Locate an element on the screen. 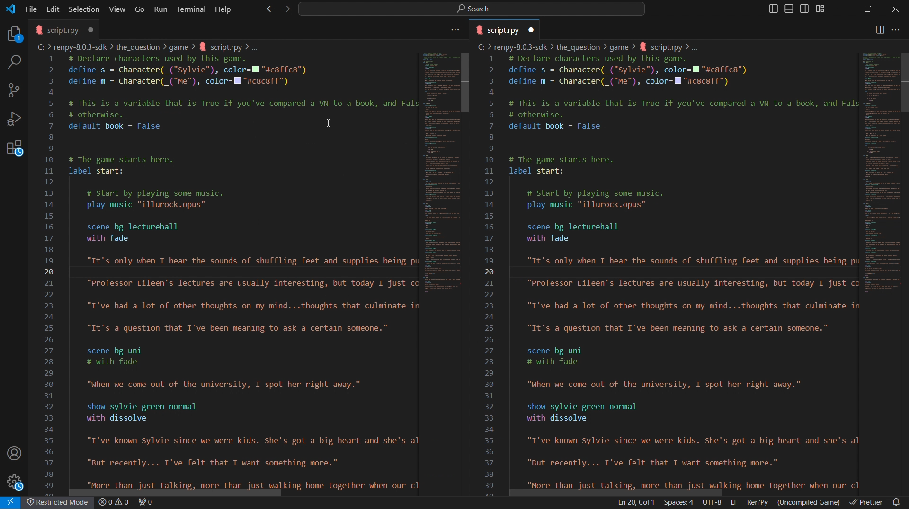  (Uncompiled game) is located at coordinates (811, 502).